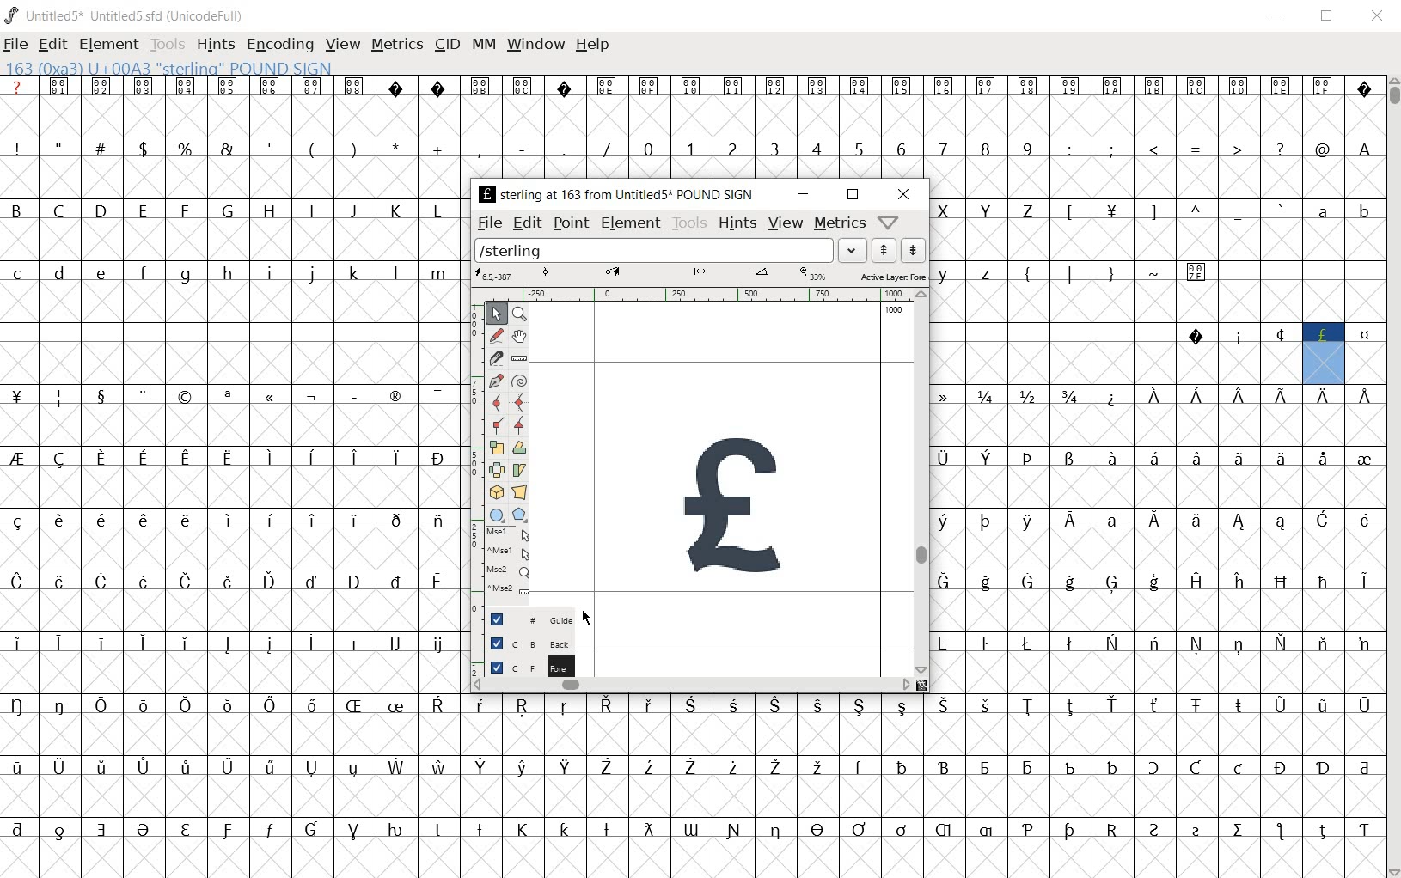 The image size is (1401, 878). I want to click on rectangle/ellipse, so click(499, 515).